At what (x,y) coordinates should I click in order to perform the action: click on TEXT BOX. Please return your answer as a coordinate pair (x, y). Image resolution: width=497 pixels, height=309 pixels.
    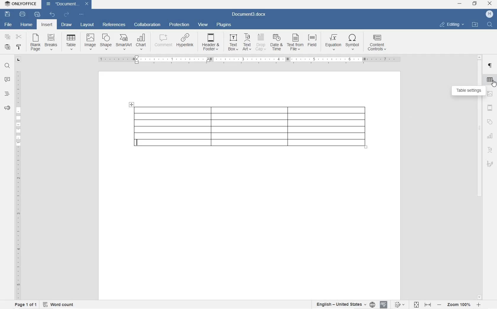
    Looking at the image, I should click on (233, 43).